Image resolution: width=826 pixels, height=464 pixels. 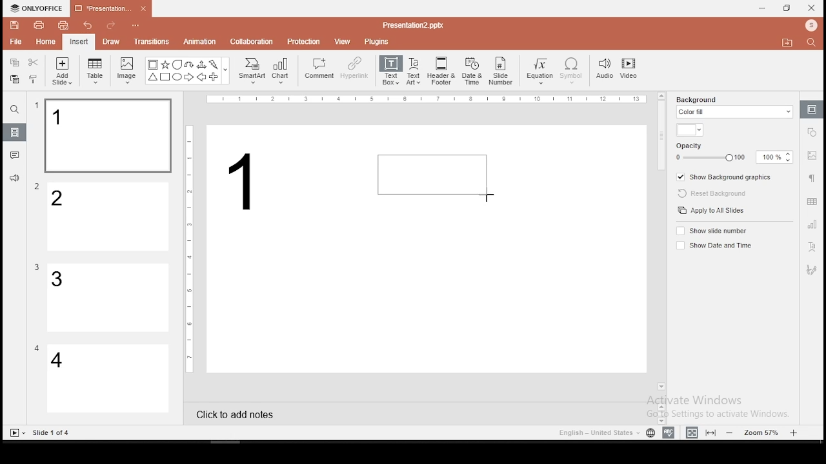 What do you see at coordinates (199, 43) in the screenshot?
I see `animation` at bounding box center [199, 43].